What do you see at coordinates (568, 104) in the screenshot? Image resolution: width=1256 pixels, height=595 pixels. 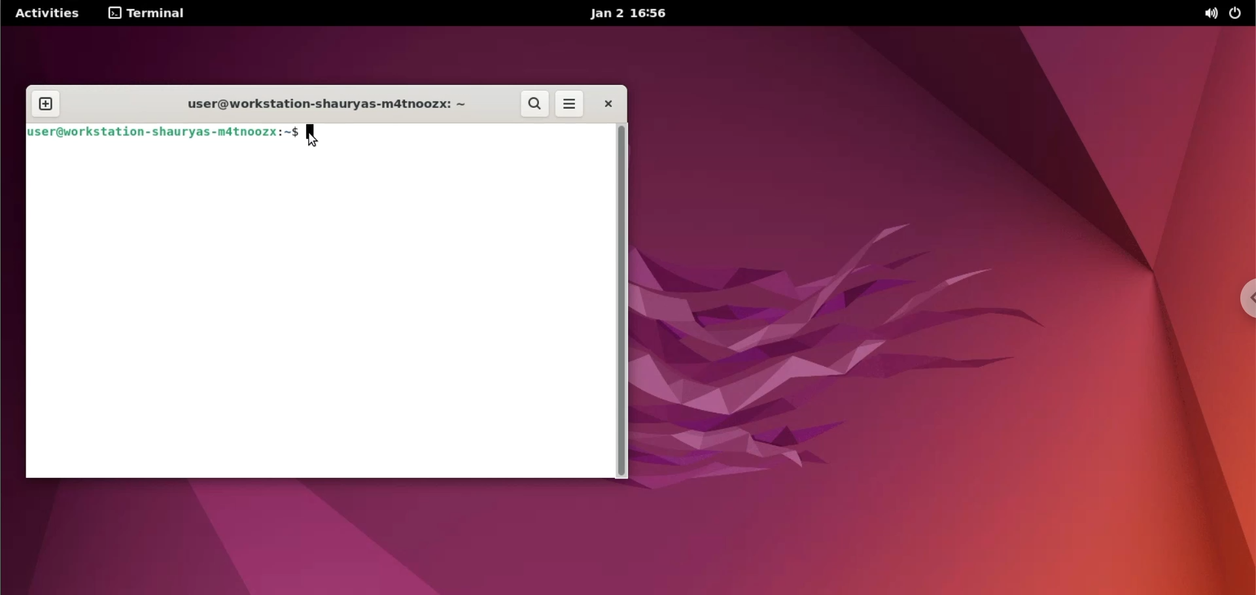 I see `more options` at bounding box center [568, 104].